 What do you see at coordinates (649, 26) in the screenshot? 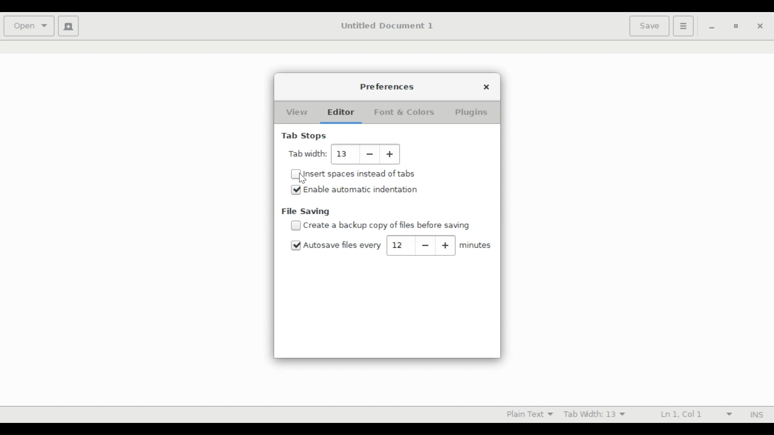
I see `Save` at bounding box center [649, 26].